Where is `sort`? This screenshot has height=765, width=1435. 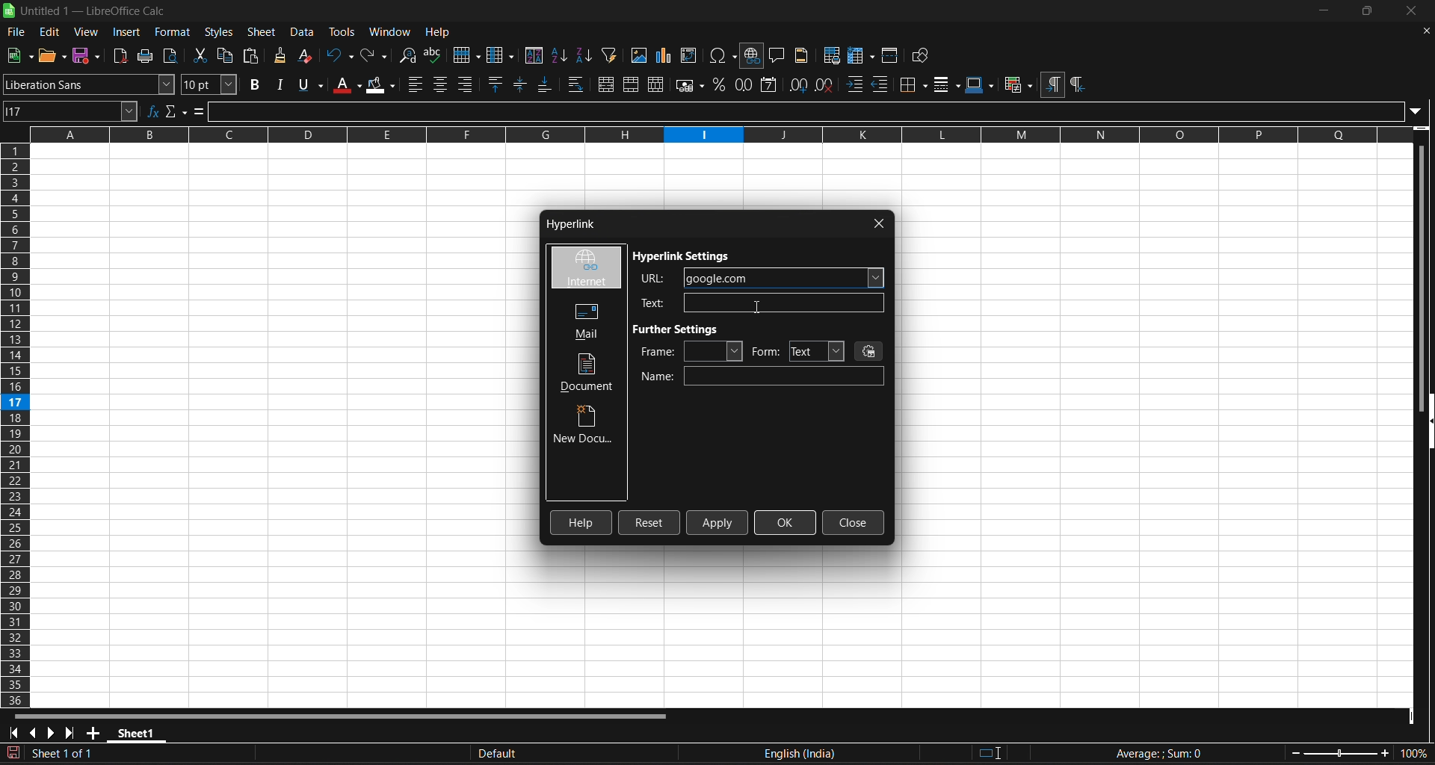
sort is located at coordinates (534, 55).